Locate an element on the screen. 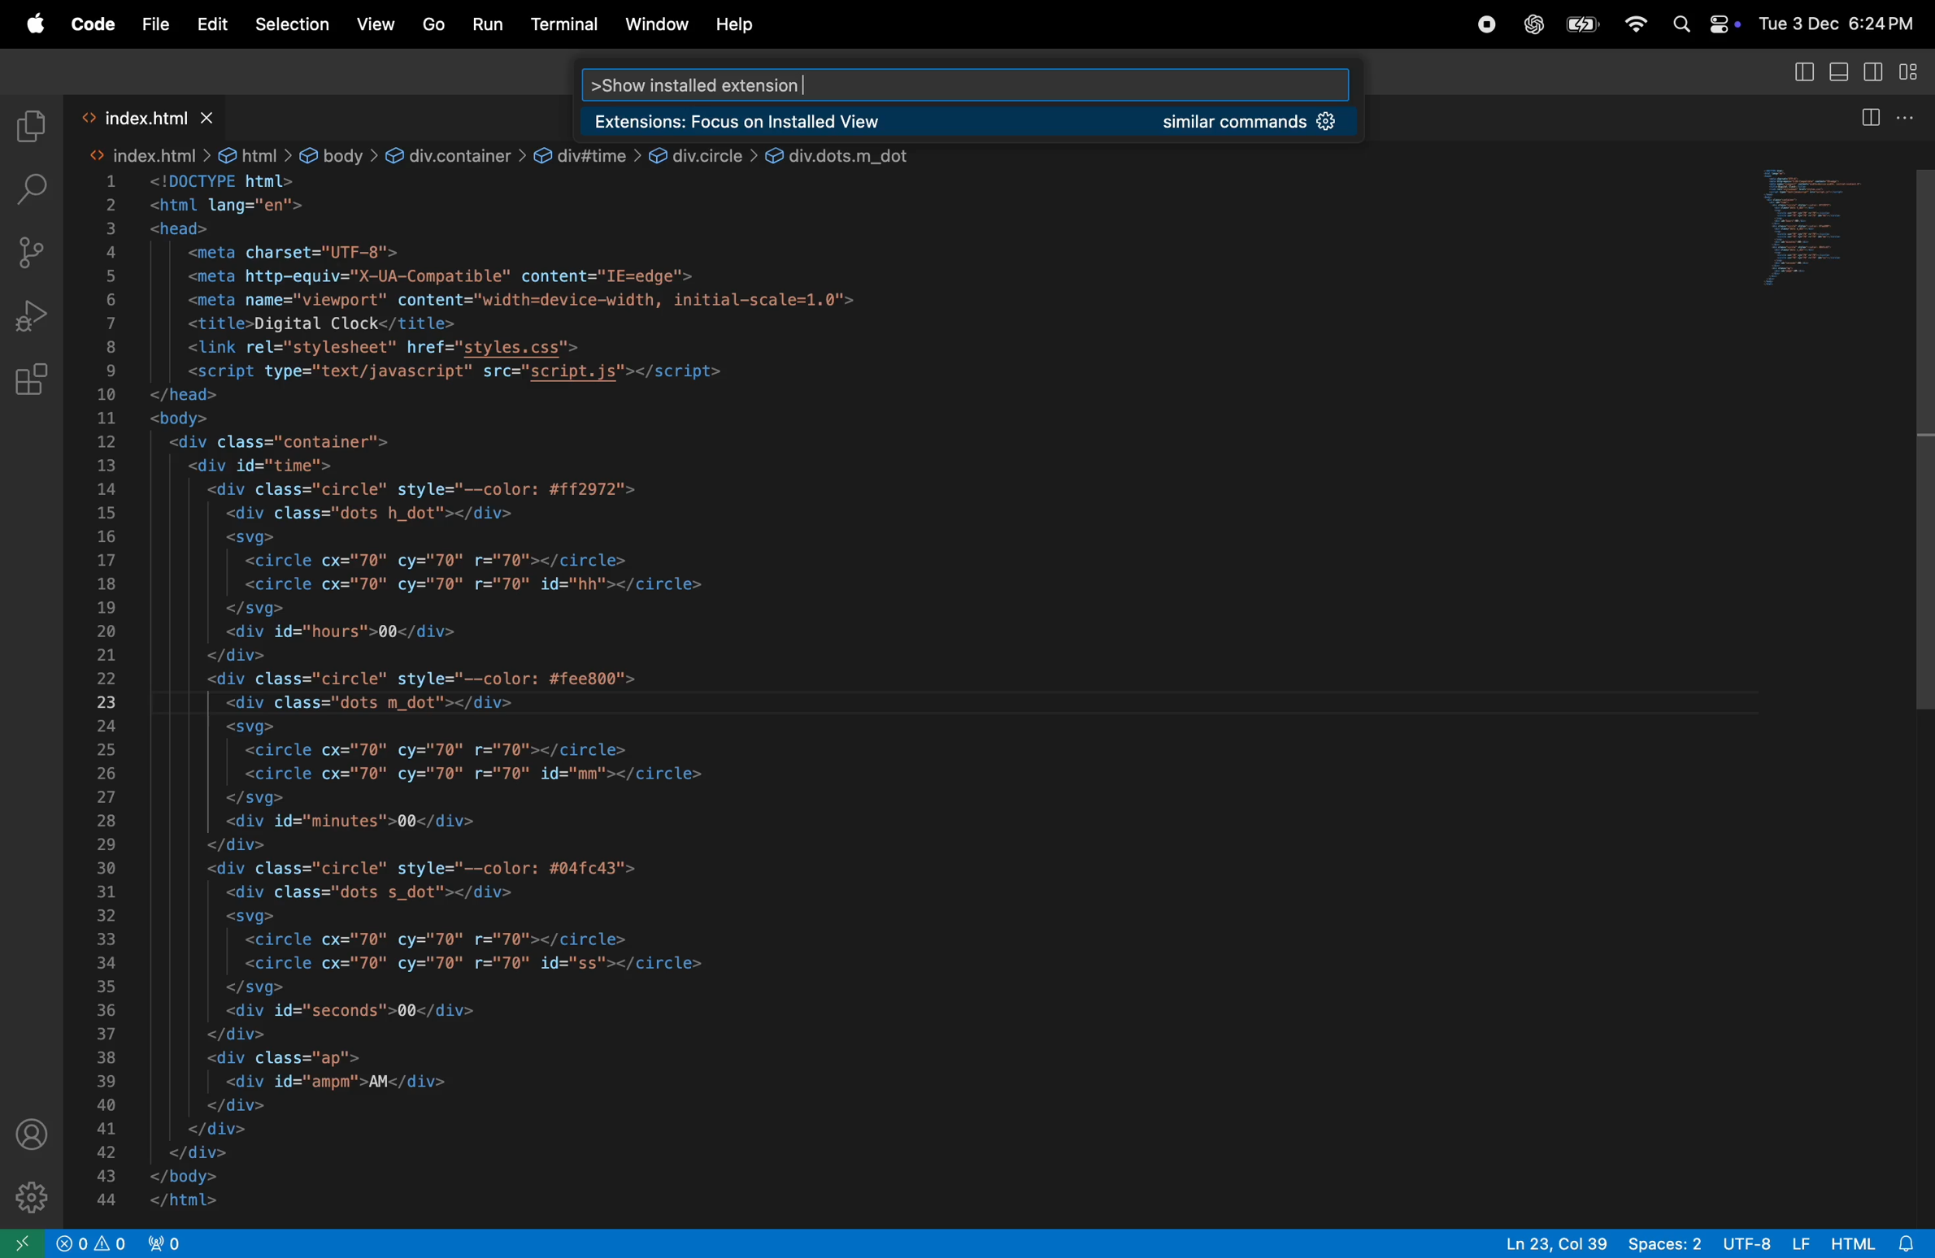  File is located at coordinates (151, 20).